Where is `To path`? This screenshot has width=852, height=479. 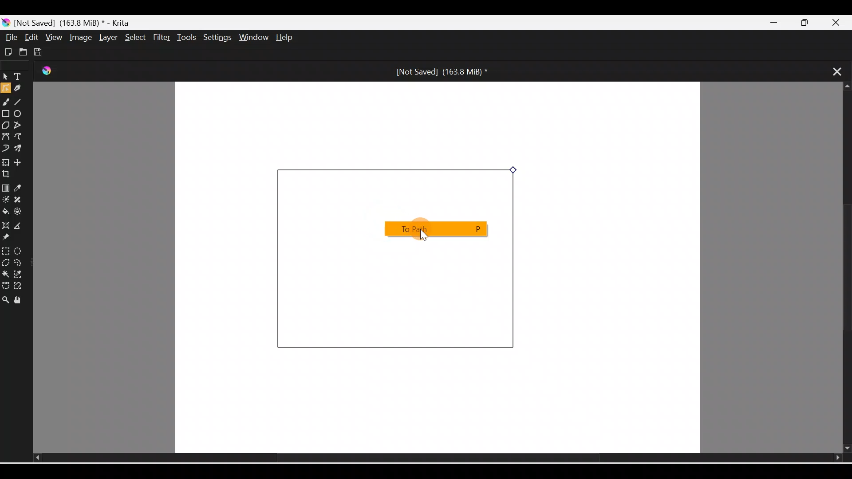 To path is located at coordinates (434, 229).